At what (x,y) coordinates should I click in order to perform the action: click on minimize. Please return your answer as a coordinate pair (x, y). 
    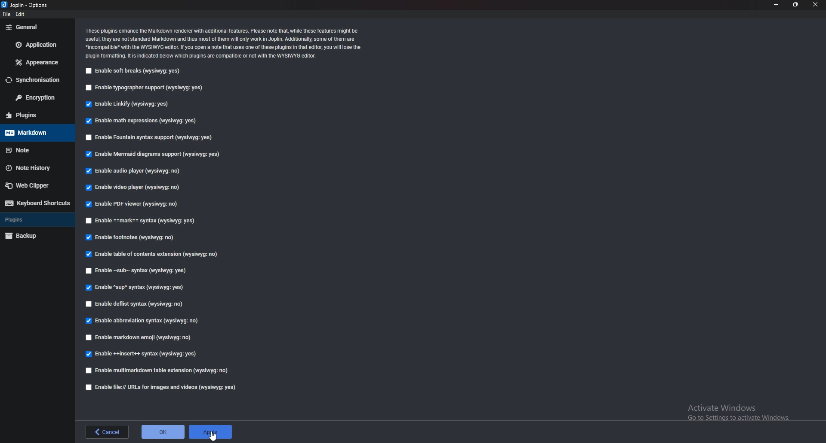
    Looking at the image, I should click on (777, 4).